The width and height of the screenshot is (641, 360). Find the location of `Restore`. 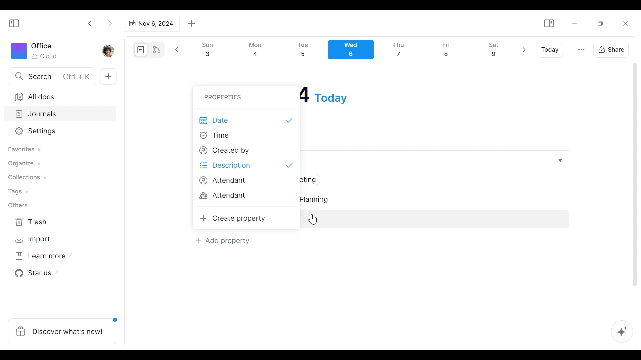

Restore is located at coordinates (603, 23).